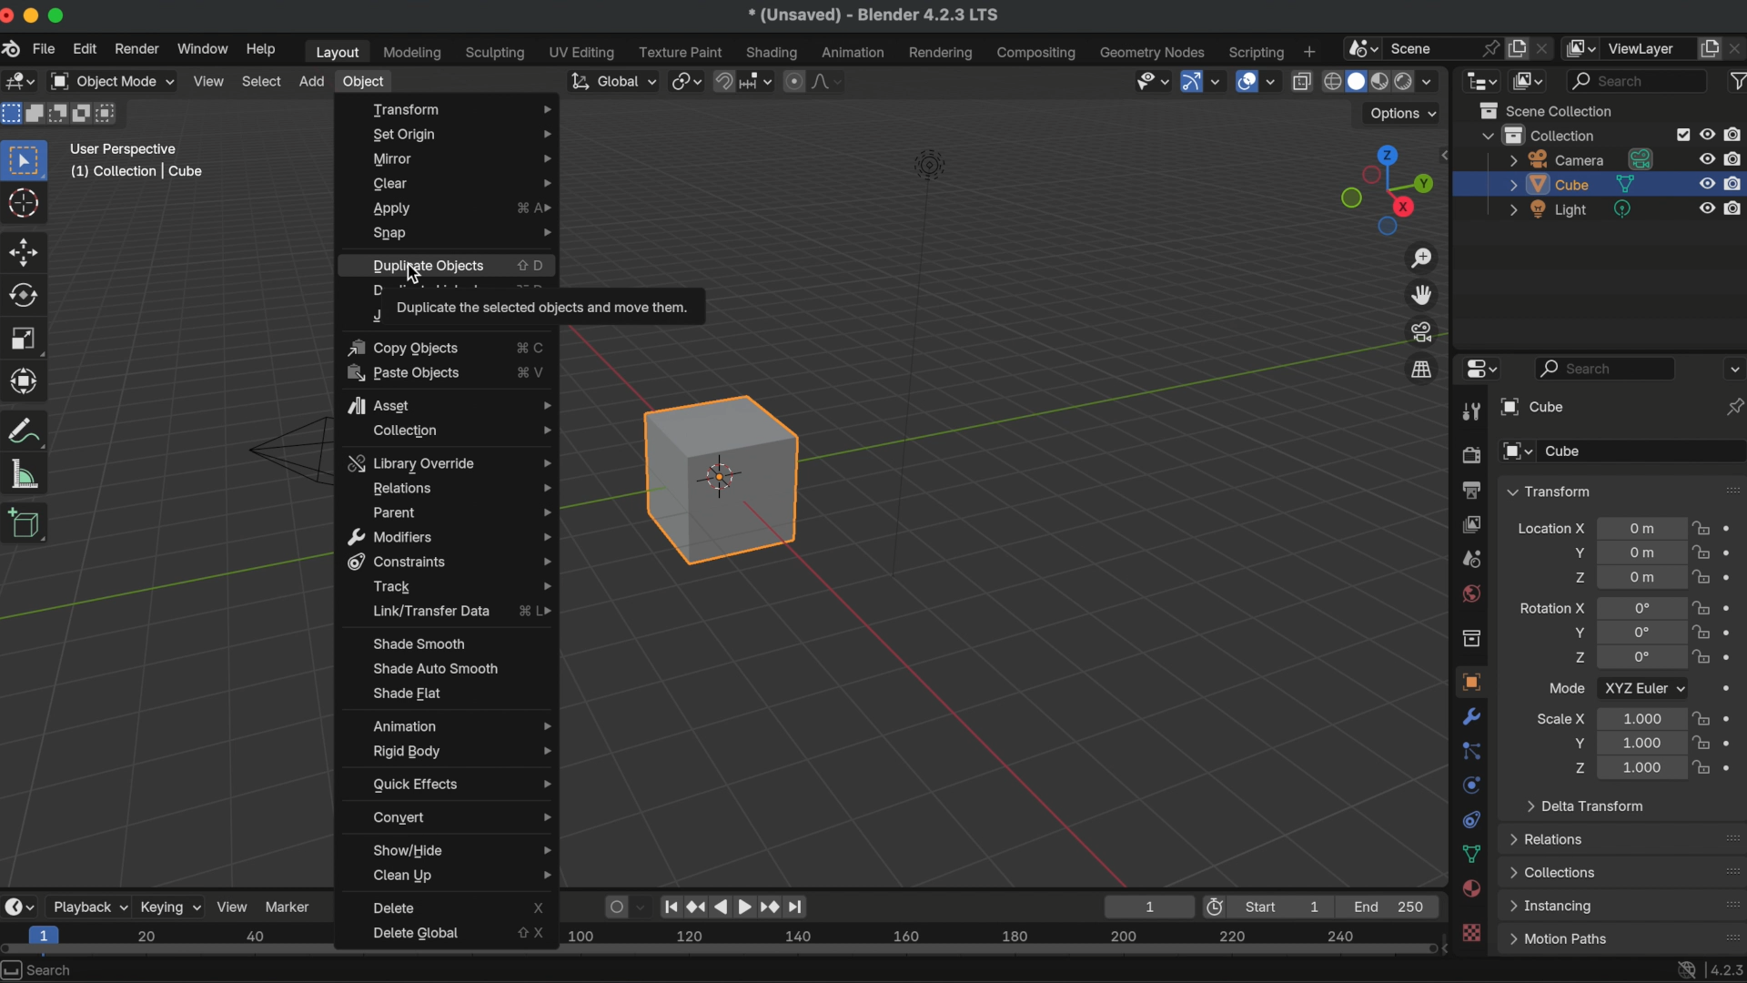 This screenshot has width=1747, height=983. Describe the element at coordinates (1707, 157) in the screenshot. I see `hide in viewport` at that location.